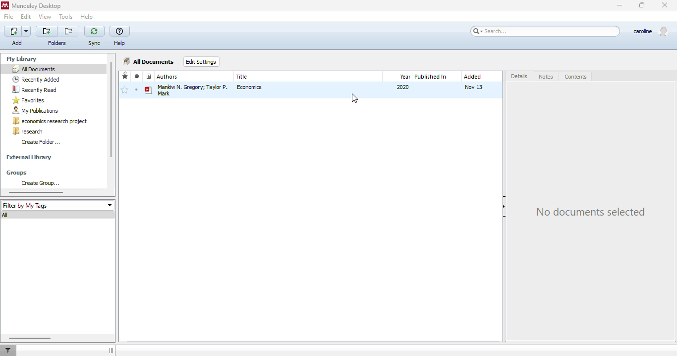 The width and height of the screenshot is (677, 356). What do you see at coordinates (125, 90) in the screenshot?
I see `add to favorites` at bounding box center [125, 90].